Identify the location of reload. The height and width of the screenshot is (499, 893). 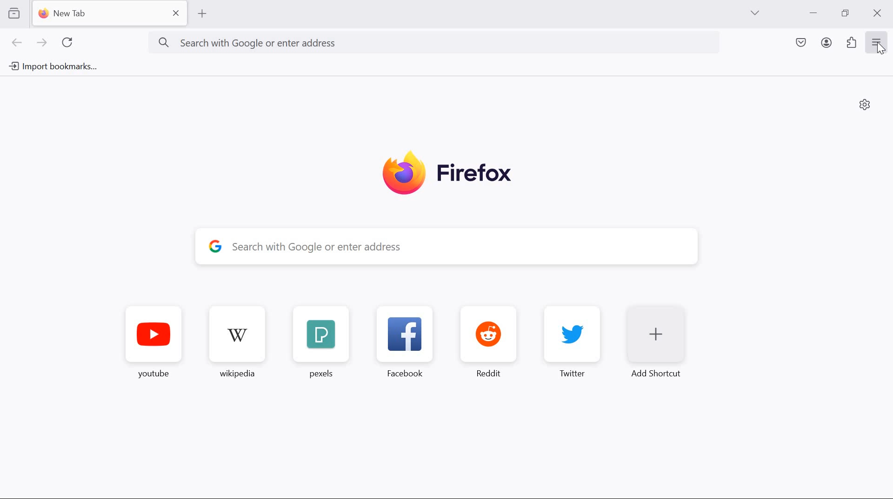
(67, 42).